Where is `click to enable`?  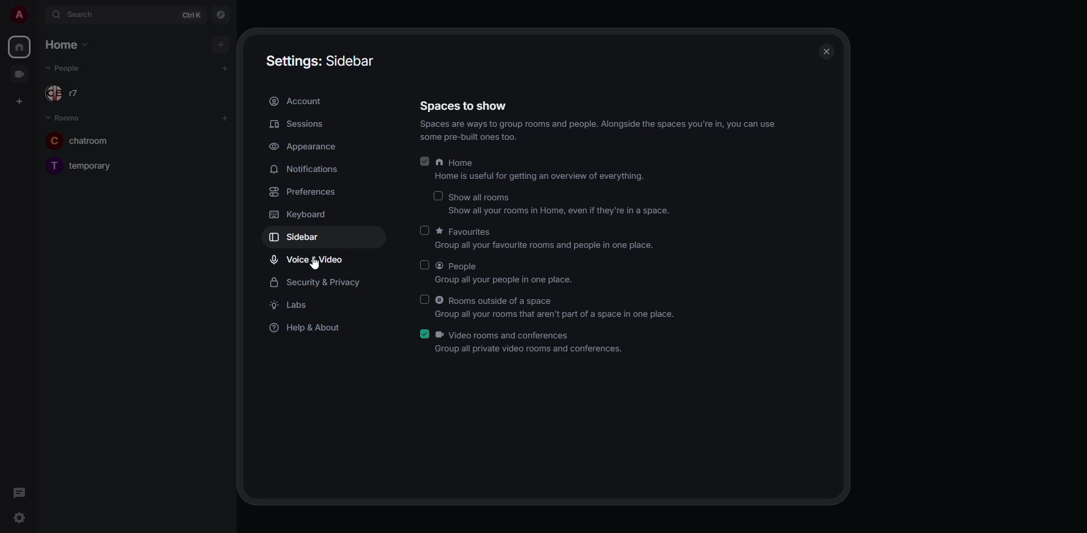 click to enable is located at coordinates (425, 265).